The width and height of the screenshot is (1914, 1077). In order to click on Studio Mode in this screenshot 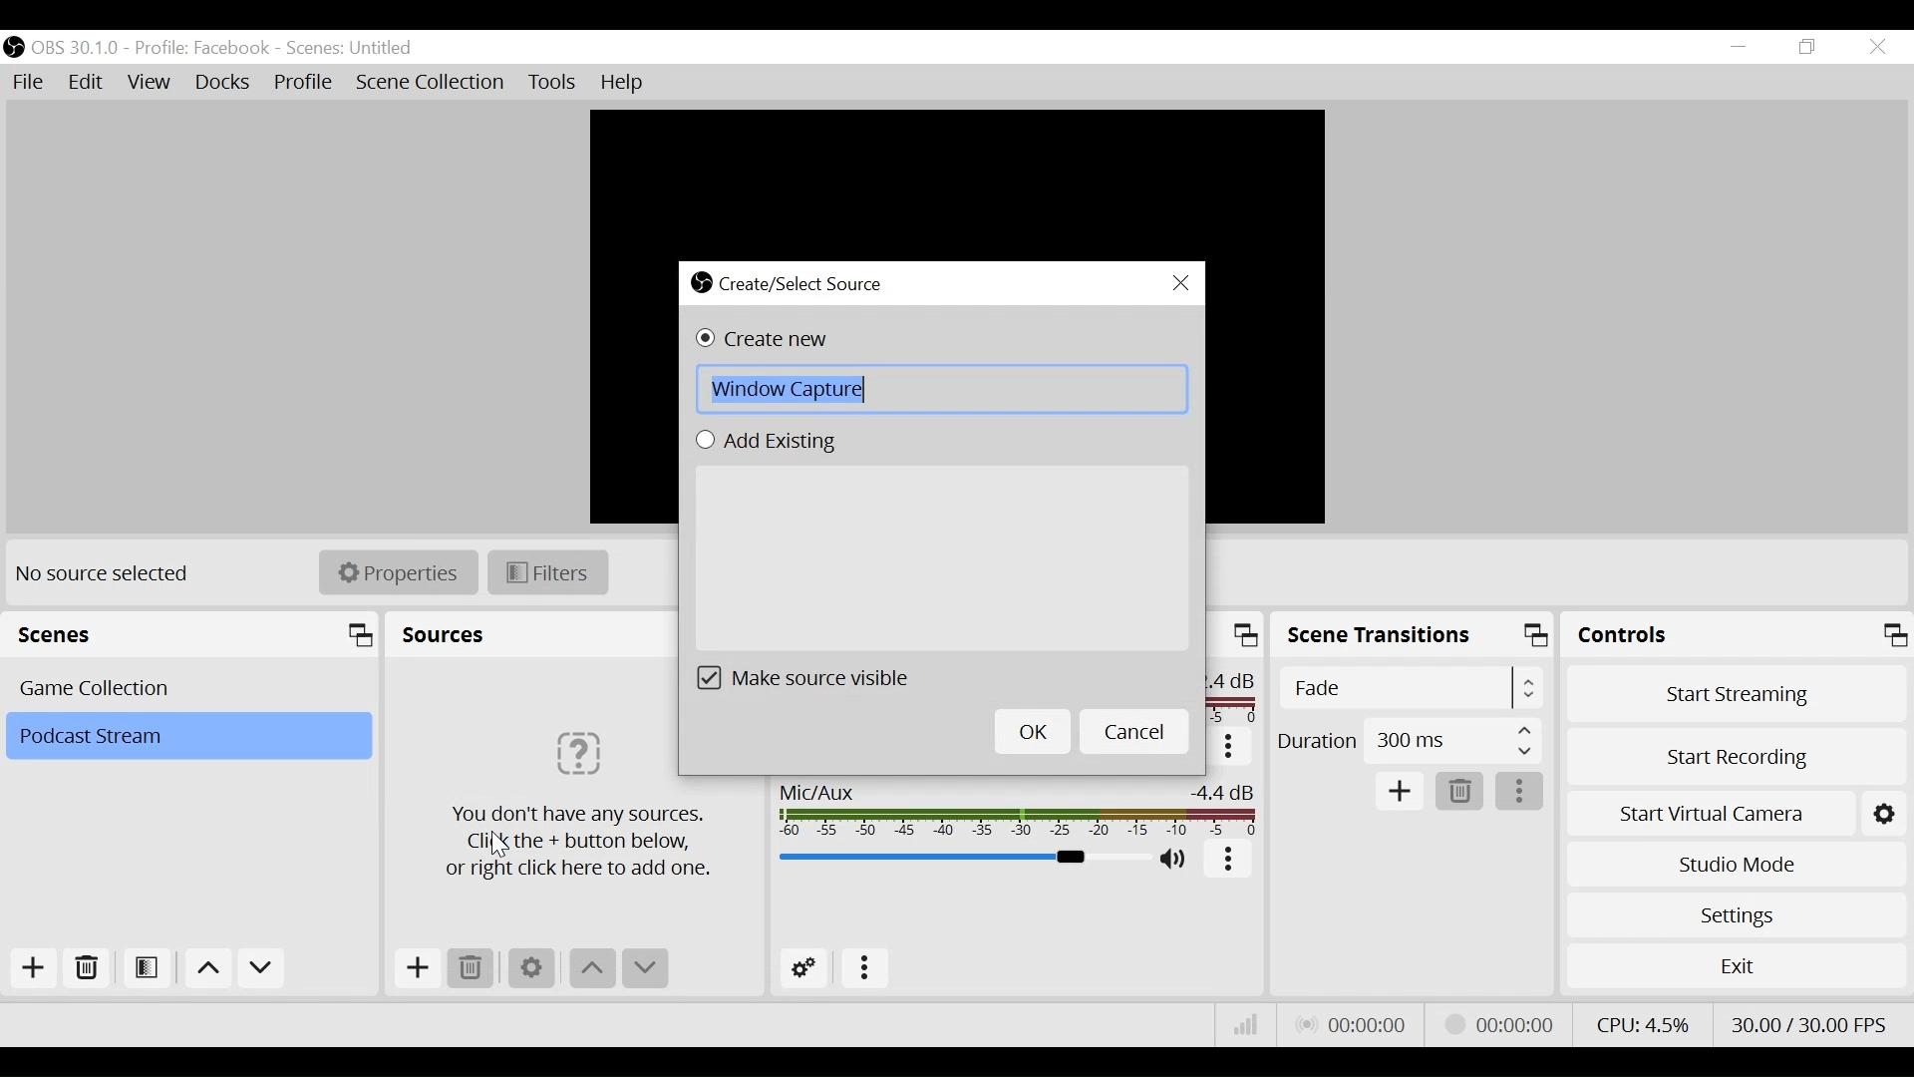, I will do `click(1733, 862)`.